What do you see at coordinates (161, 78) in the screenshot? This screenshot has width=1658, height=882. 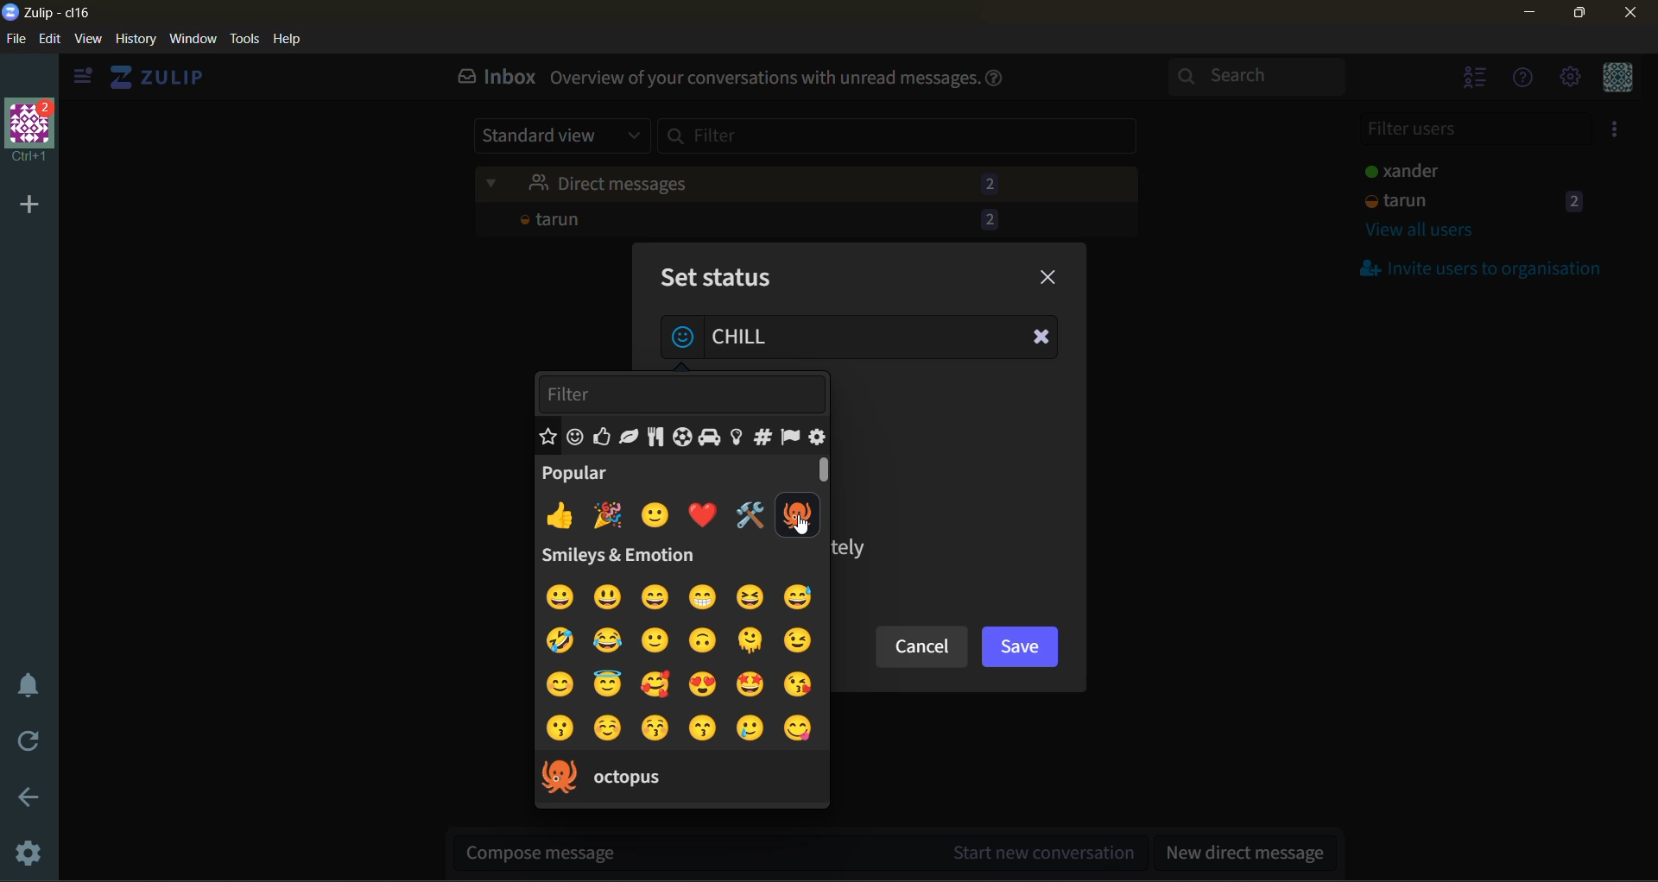 I see `view home` at bounding box center [161, 78].